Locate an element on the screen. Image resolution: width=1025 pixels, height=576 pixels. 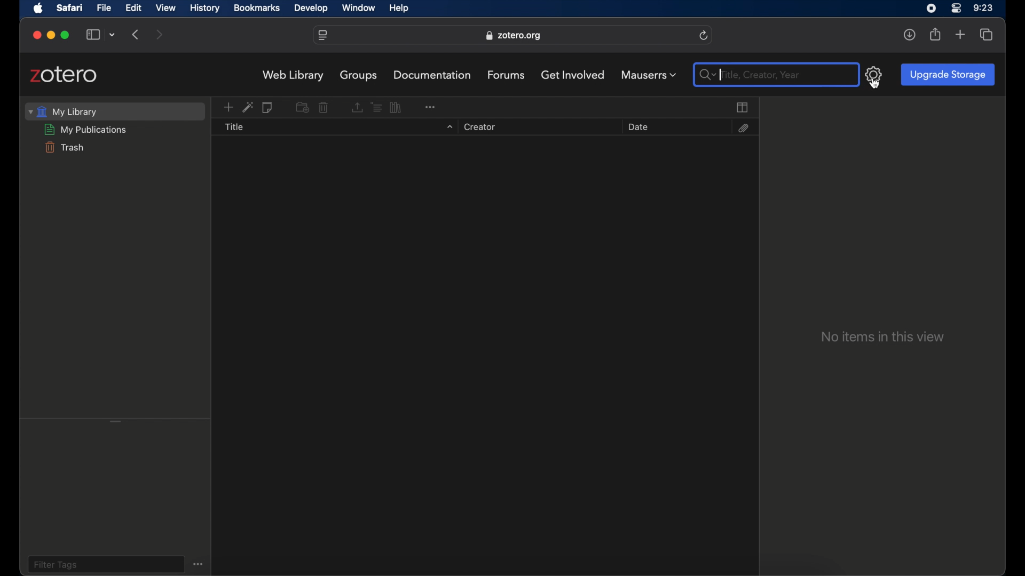
maximize is located at coordinates (66, 35).